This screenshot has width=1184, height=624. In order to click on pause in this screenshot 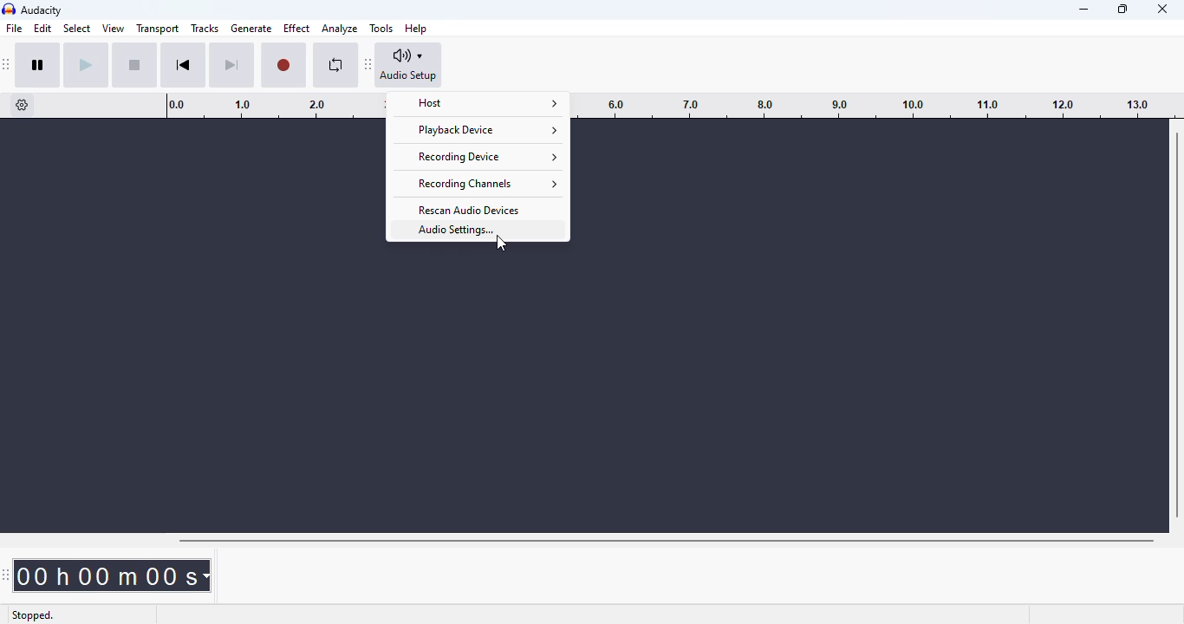, I will do `click(38, 65)`.